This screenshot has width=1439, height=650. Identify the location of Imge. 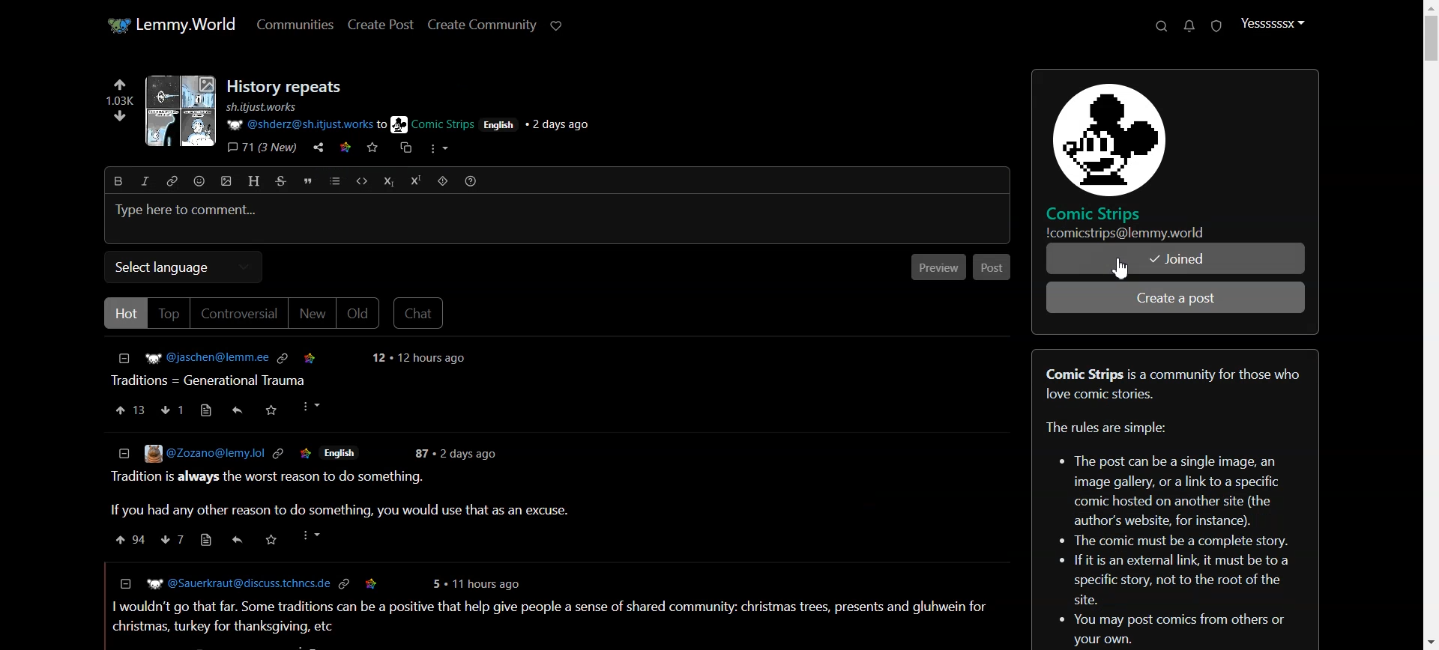
(177, 113).